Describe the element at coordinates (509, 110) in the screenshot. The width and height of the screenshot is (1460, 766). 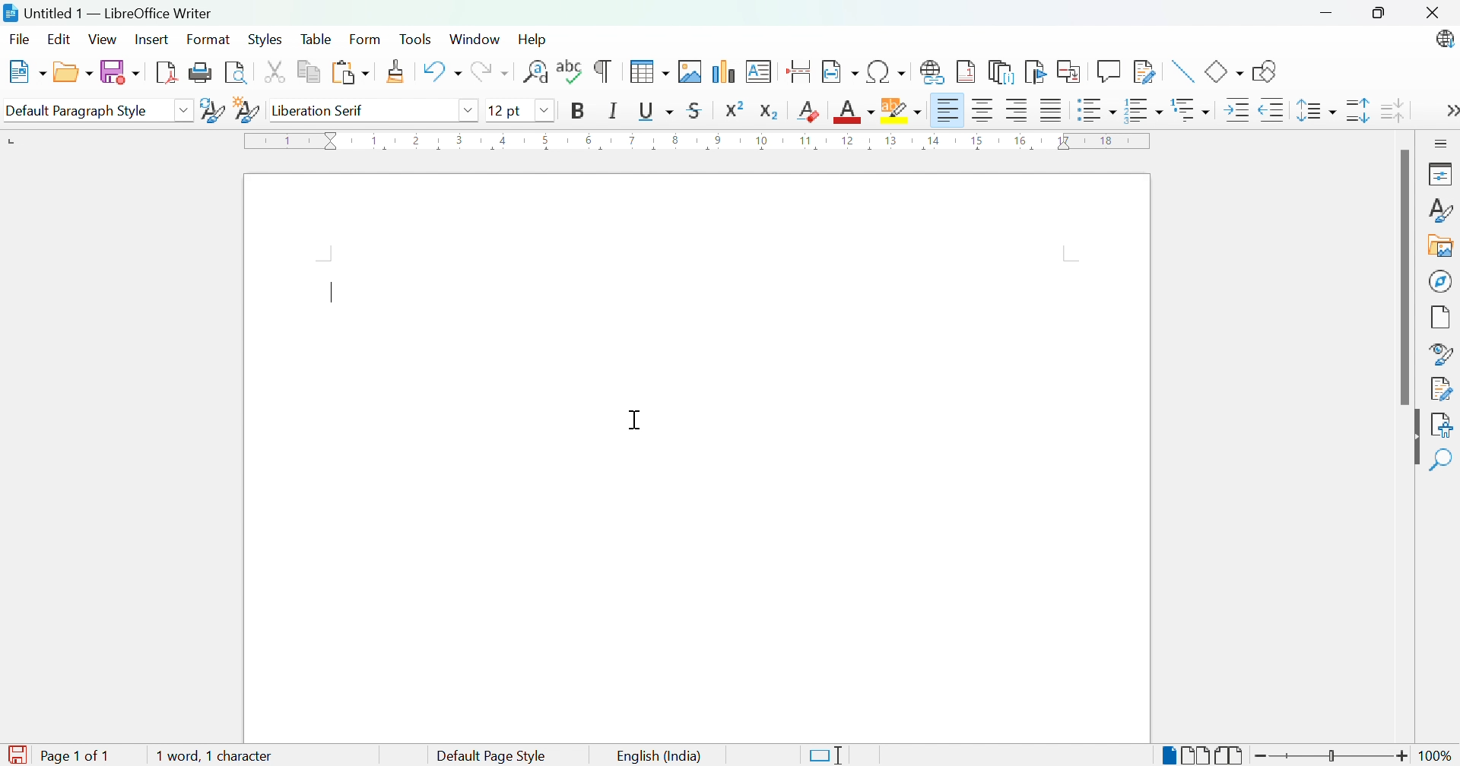
I see `12 pt` at that location.